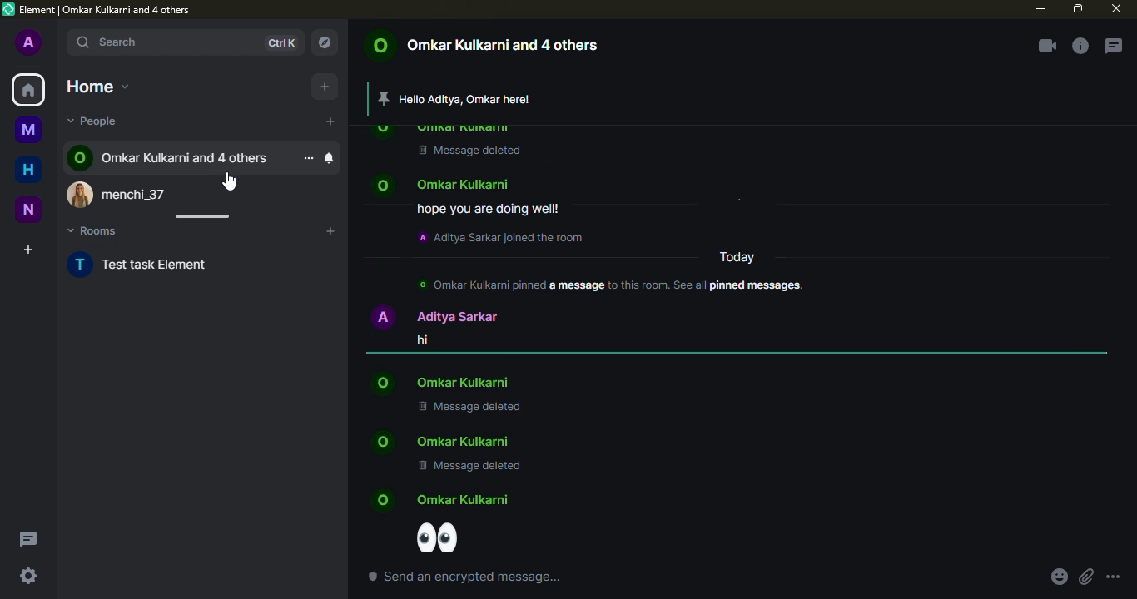 The height and width of the screenshot is (599, 1137). What do you see at coordinates (308, 157) in the screenshot?
I see `more` at bounding box center [308, 157].